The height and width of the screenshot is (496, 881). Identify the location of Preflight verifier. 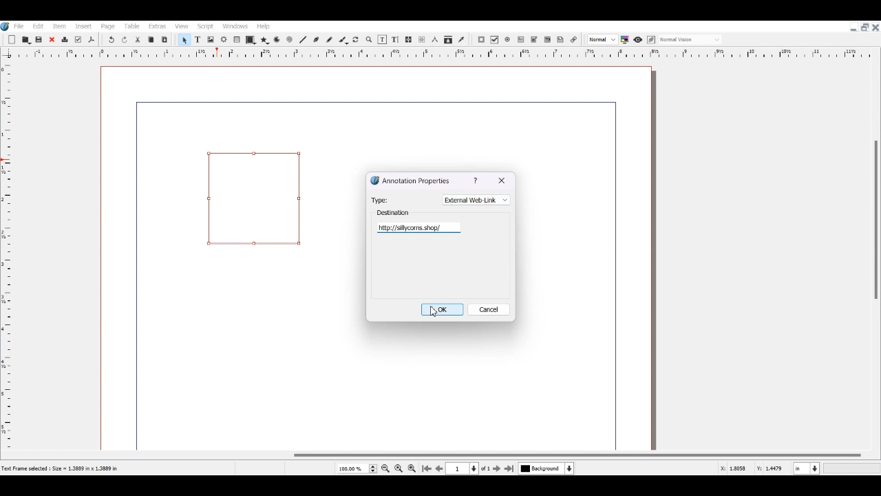
(78, 40).